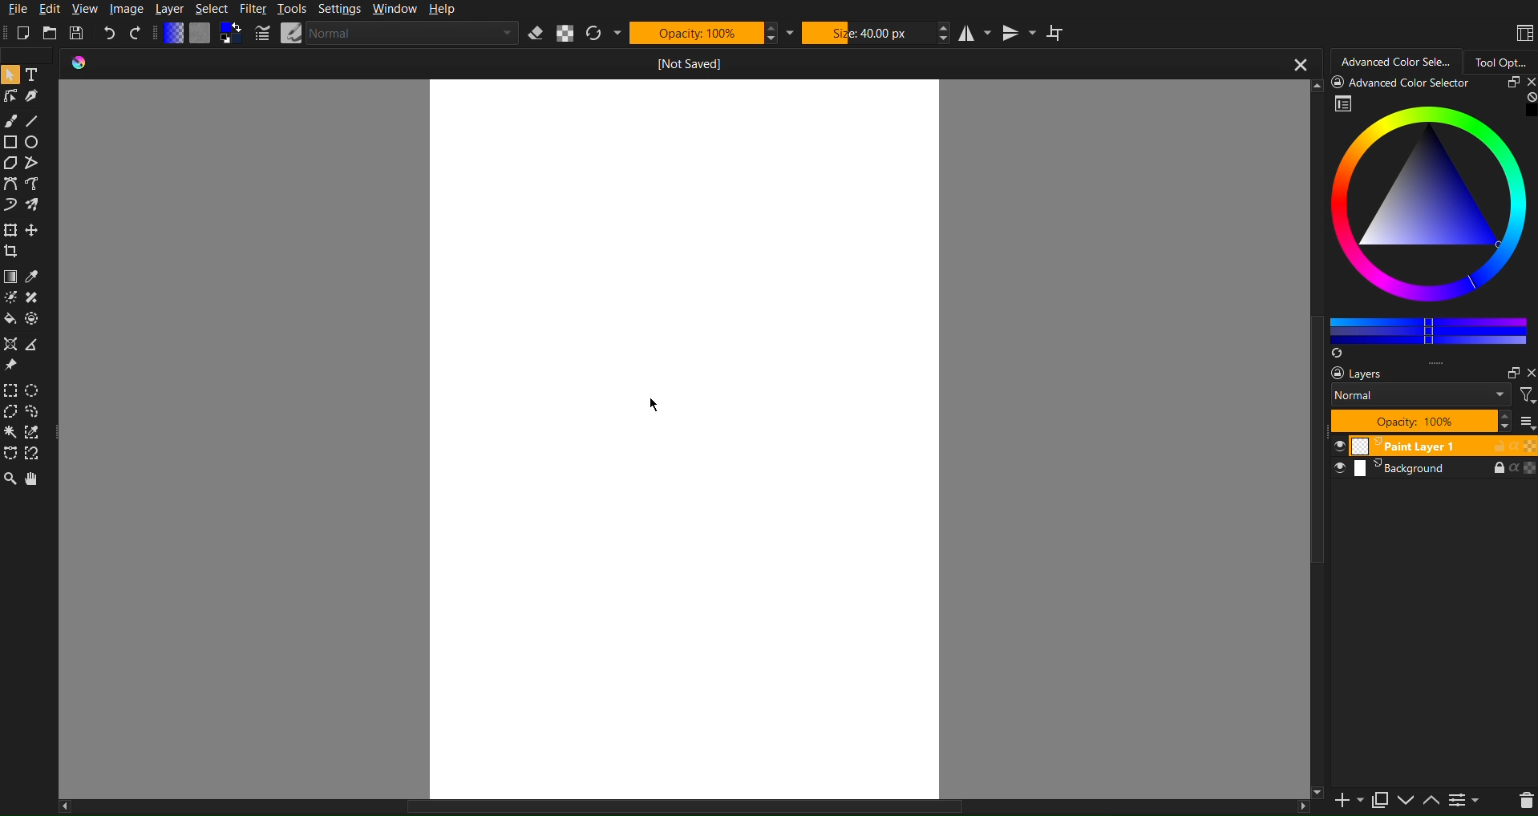 Image resolution: width=1538 pixels, height=816 pixels. I want to click on paint layer 1, so click(1398, 447).